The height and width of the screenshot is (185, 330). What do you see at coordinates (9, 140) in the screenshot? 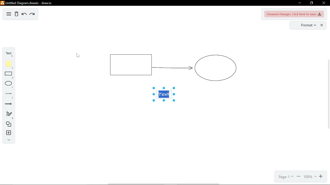
I see `collapse` at bounding box center [9, 140].